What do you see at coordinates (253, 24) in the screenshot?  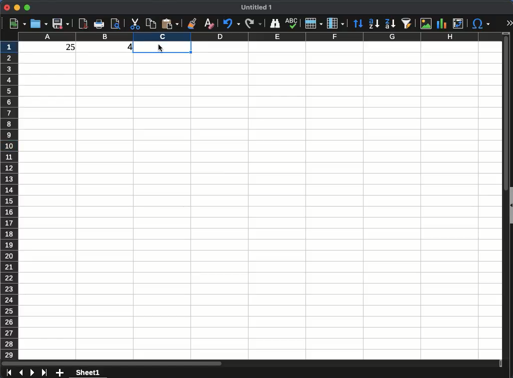 I see `redo` at bounding box center [253, 24].